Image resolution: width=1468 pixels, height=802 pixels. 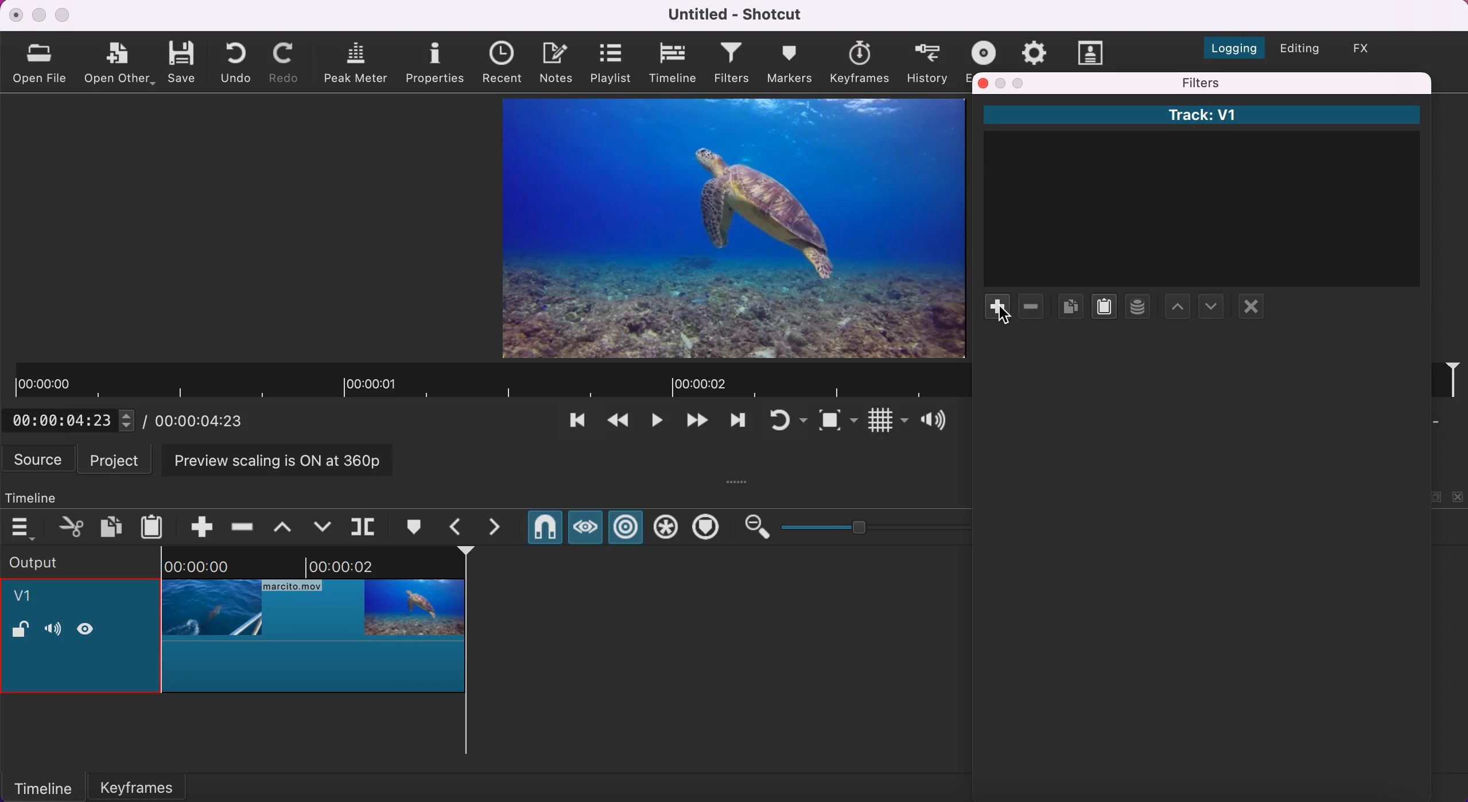 I want to click on zoom out, so click(x=756, y=527).